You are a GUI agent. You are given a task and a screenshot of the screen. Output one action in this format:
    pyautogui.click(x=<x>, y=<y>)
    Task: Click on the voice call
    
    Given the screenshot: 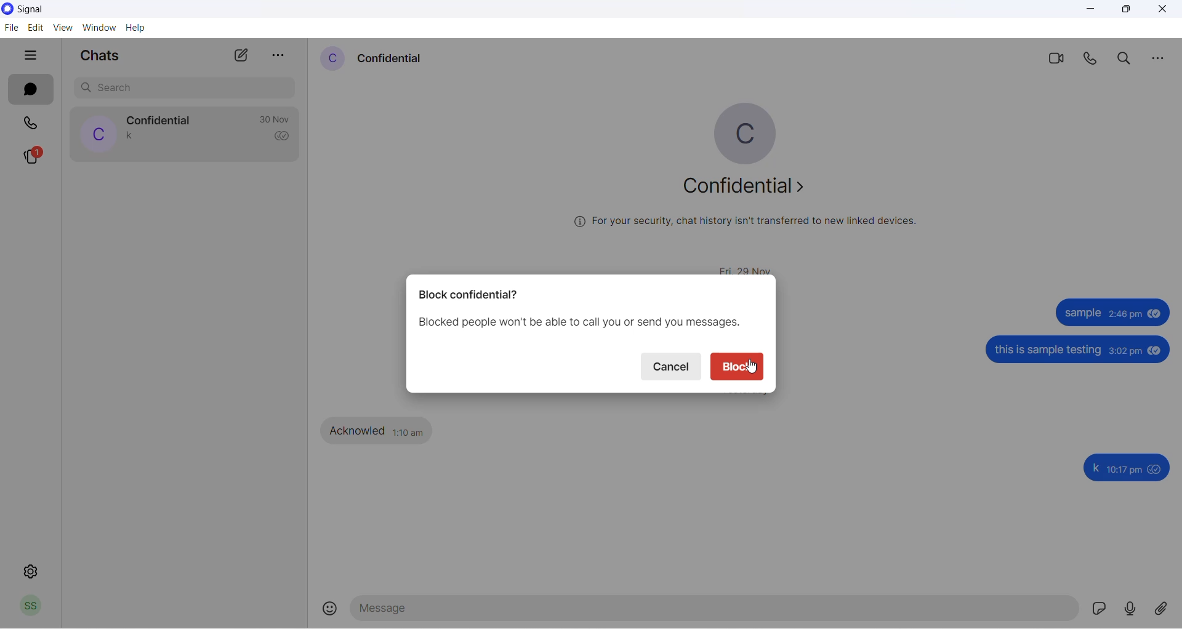 What is the action you would take?
    pyautogui.click(x=1090, y=59)
    